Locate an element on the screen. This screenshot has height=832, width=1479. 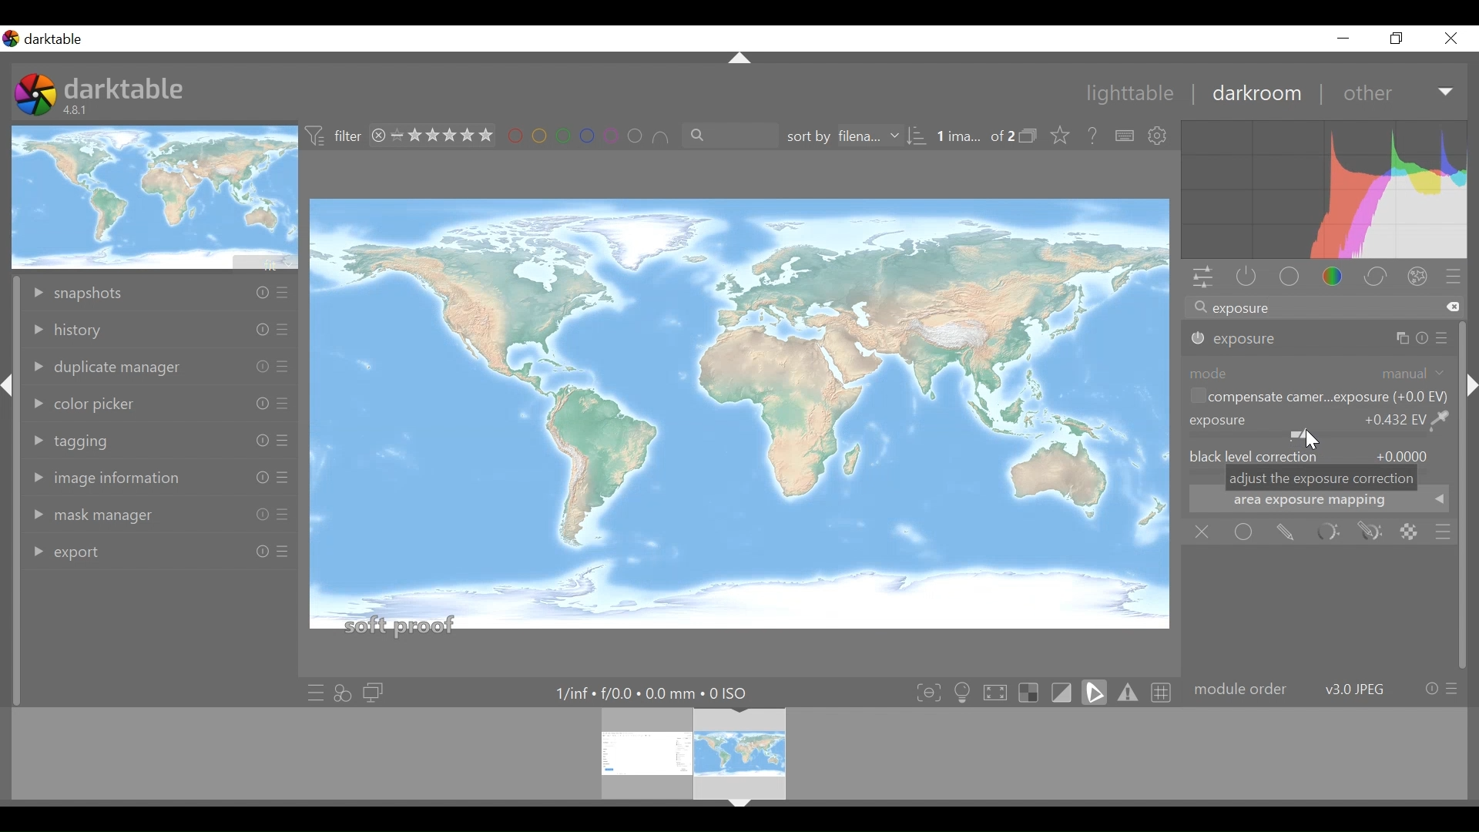
toggle guide lines is located at coordinates (1163, 691).